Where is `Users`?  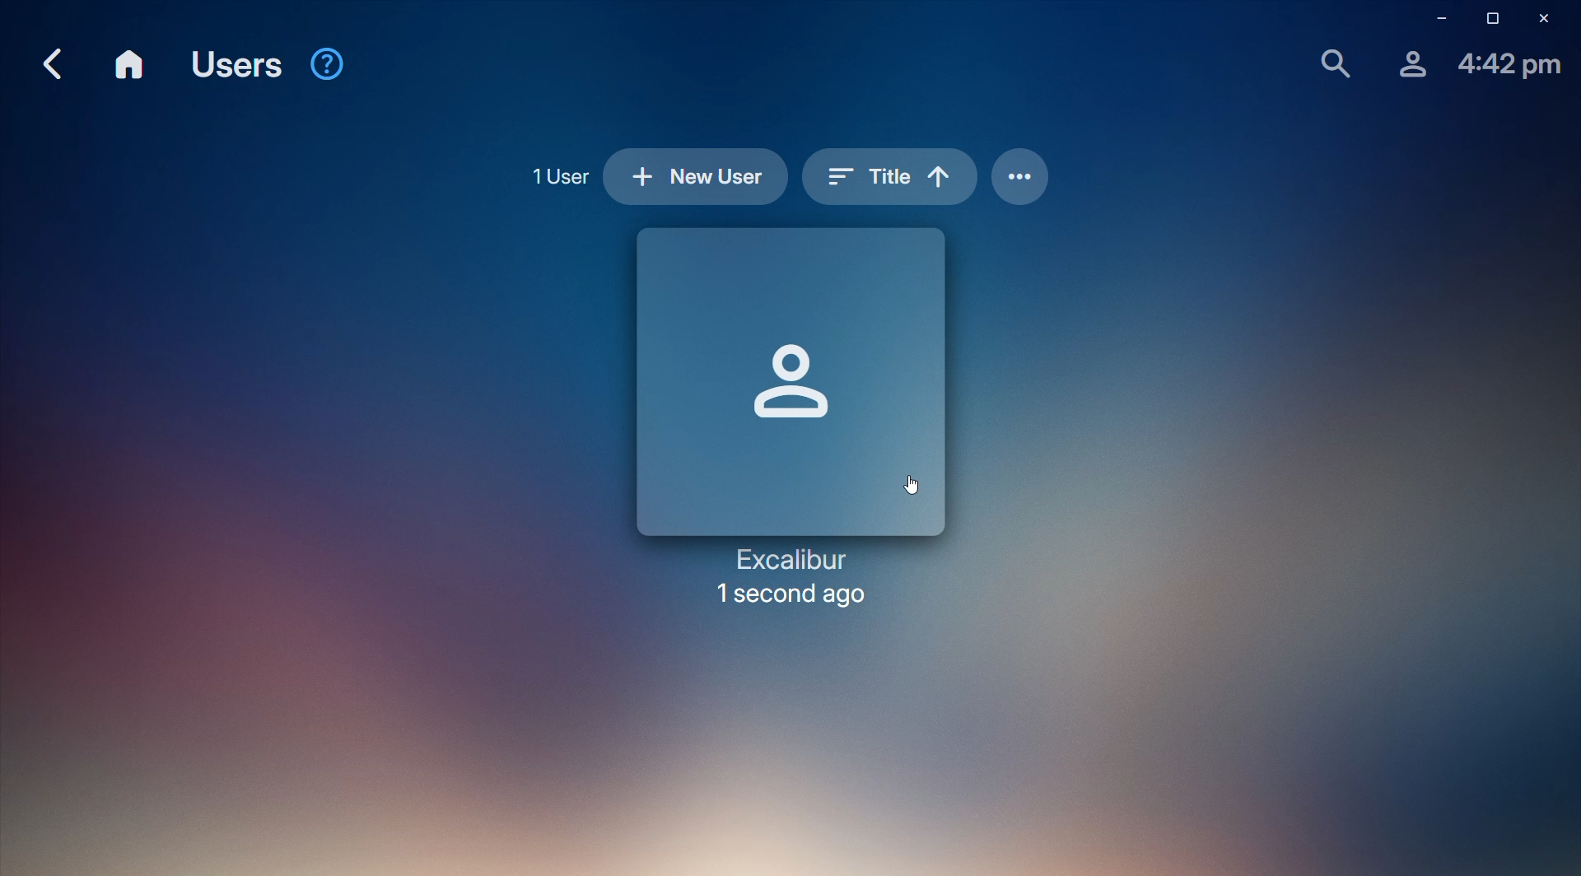
Users is located at coordinates (240, 63).